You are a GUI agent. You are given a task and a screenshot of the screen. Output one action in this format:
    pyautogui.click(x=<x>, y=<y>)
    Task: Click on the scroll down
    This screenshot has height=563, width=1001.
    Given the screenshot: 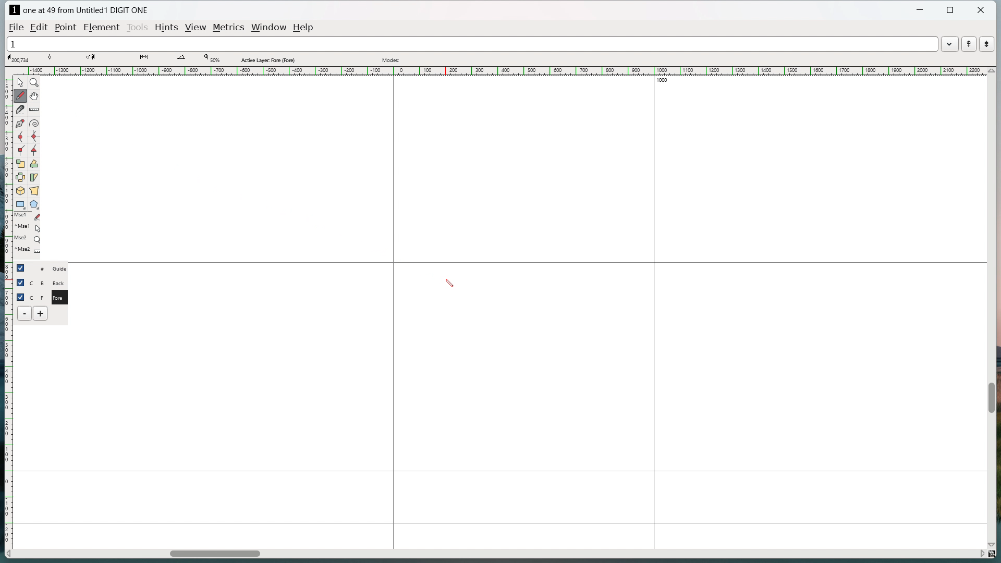 What is the action you would take?
    pyautogui.click(x=994, y=543)
    